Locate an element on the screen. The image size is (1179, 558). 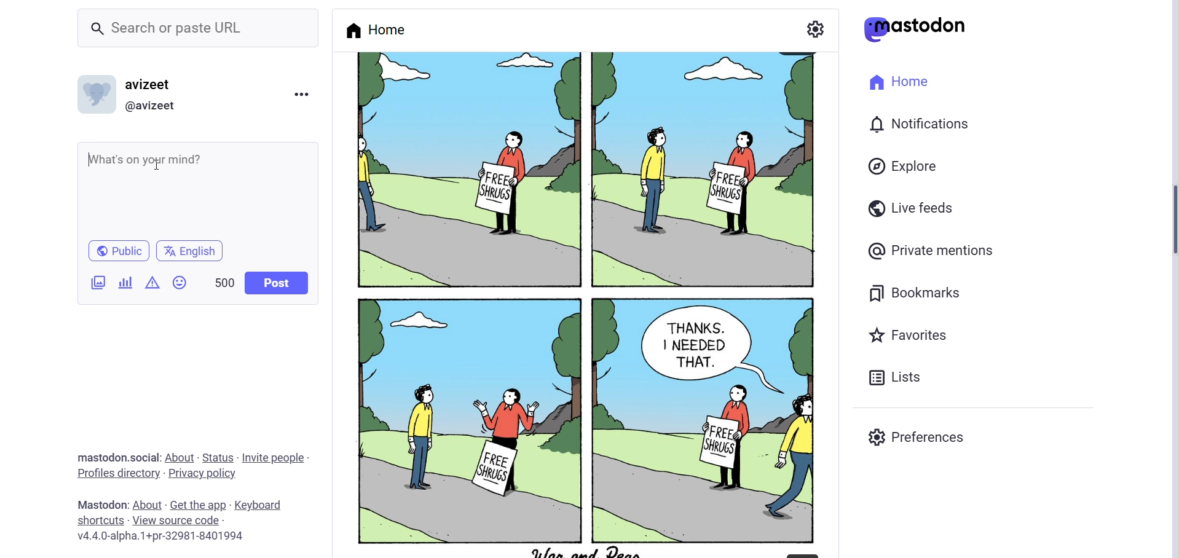
Word Limit is located at coordinates (225, 281).